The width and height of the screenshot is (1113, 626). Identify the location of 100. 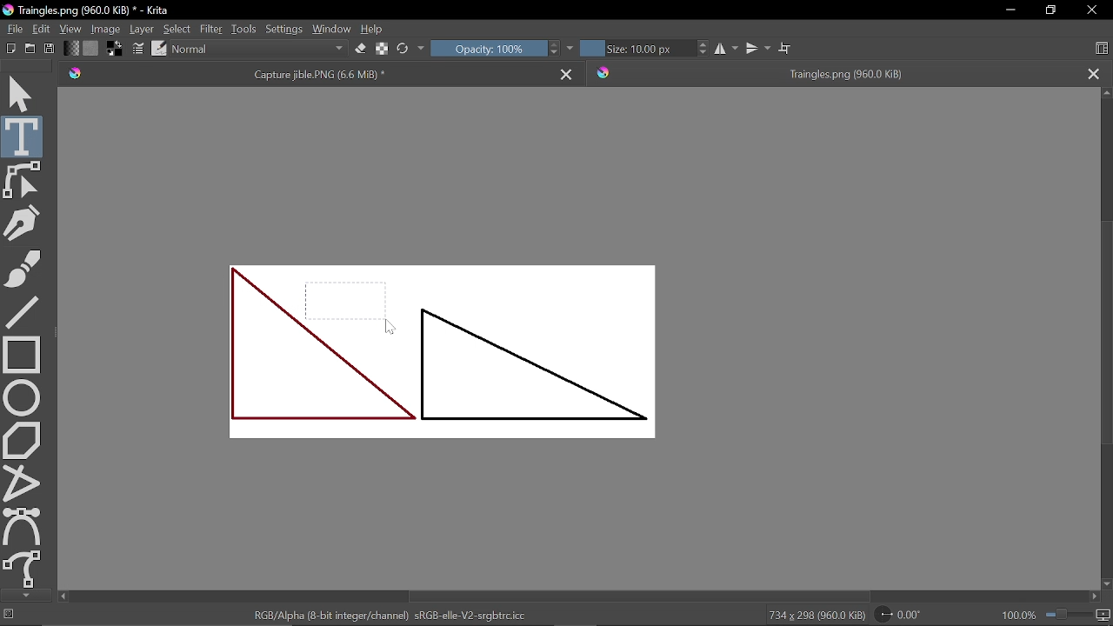
(1017, 617).